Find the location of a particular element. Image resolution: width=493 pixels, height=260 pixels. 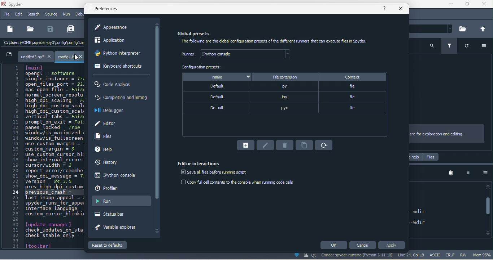

rw is located at coordinates (466, 255).